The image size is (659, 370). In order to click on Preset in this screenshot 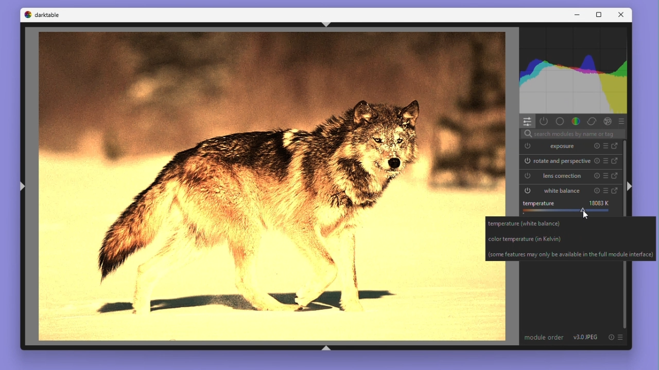, I will do `click(608, 162)`.